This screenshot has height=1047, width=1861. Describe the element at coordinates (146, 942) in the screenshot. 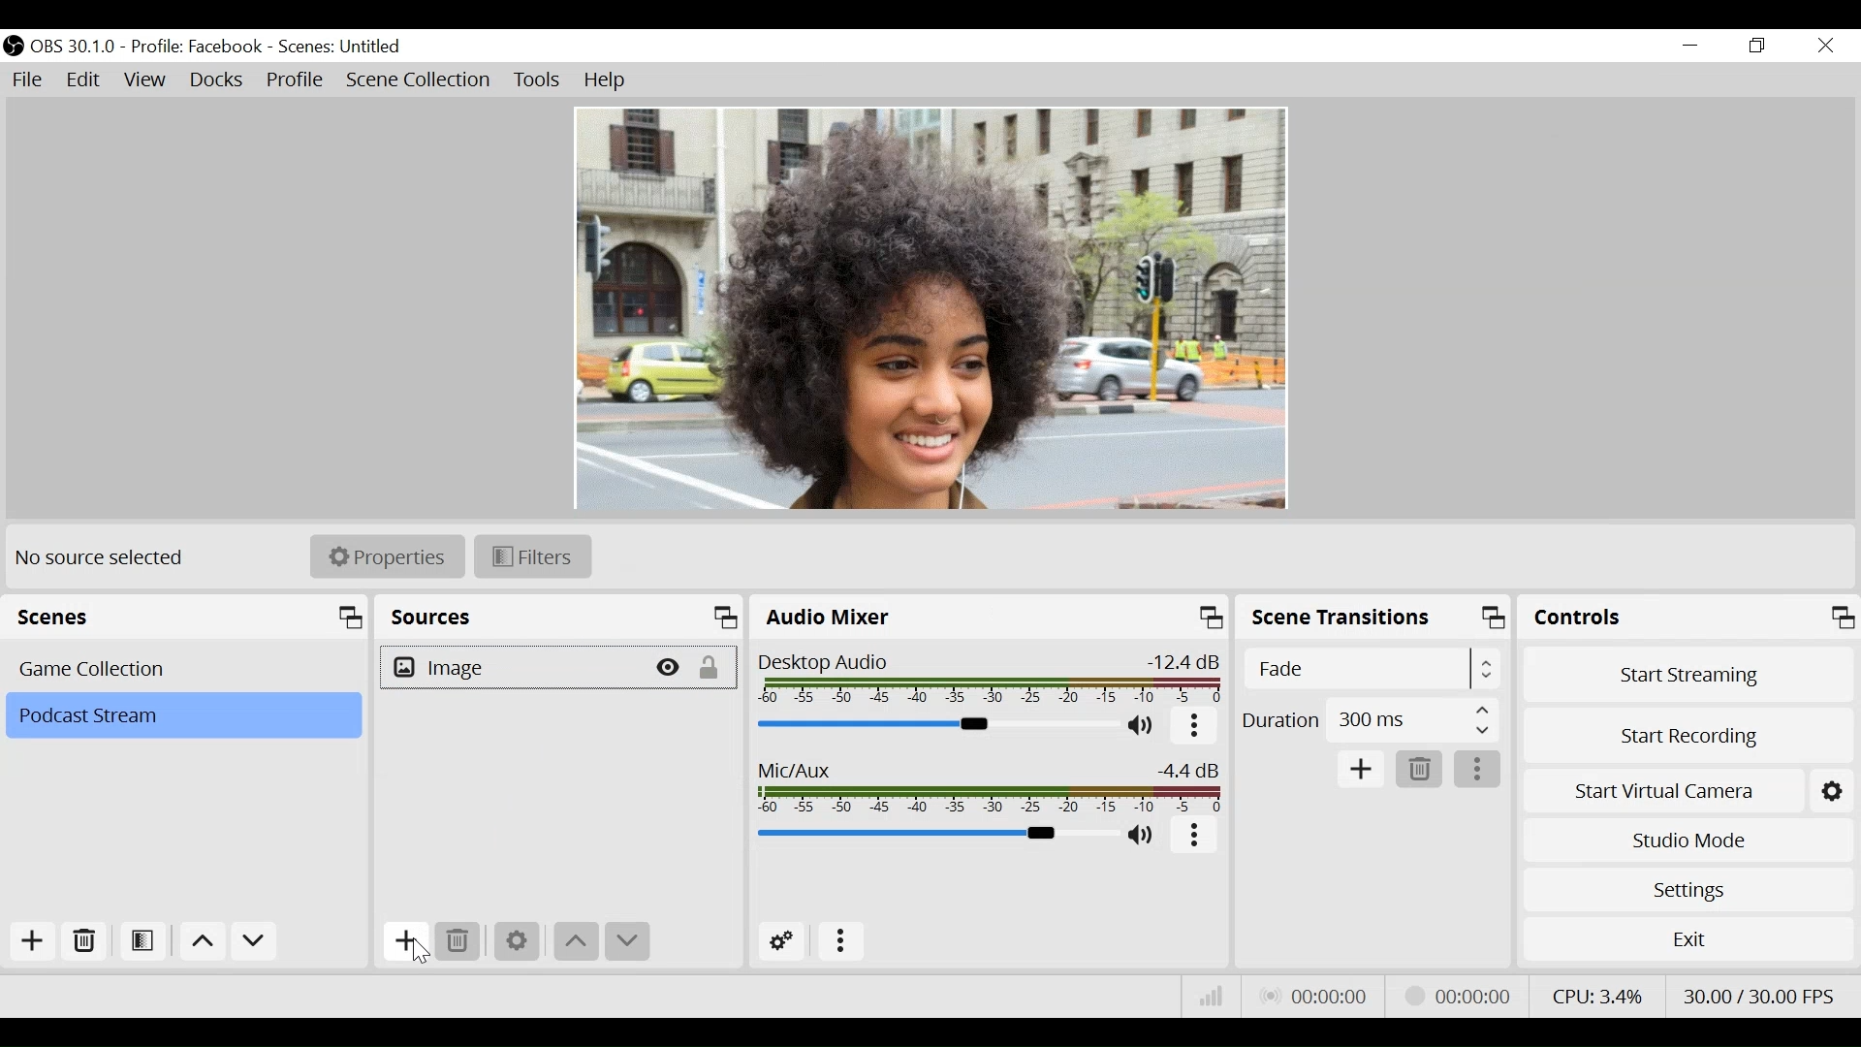

I see `Open Scene Filter` at that location.